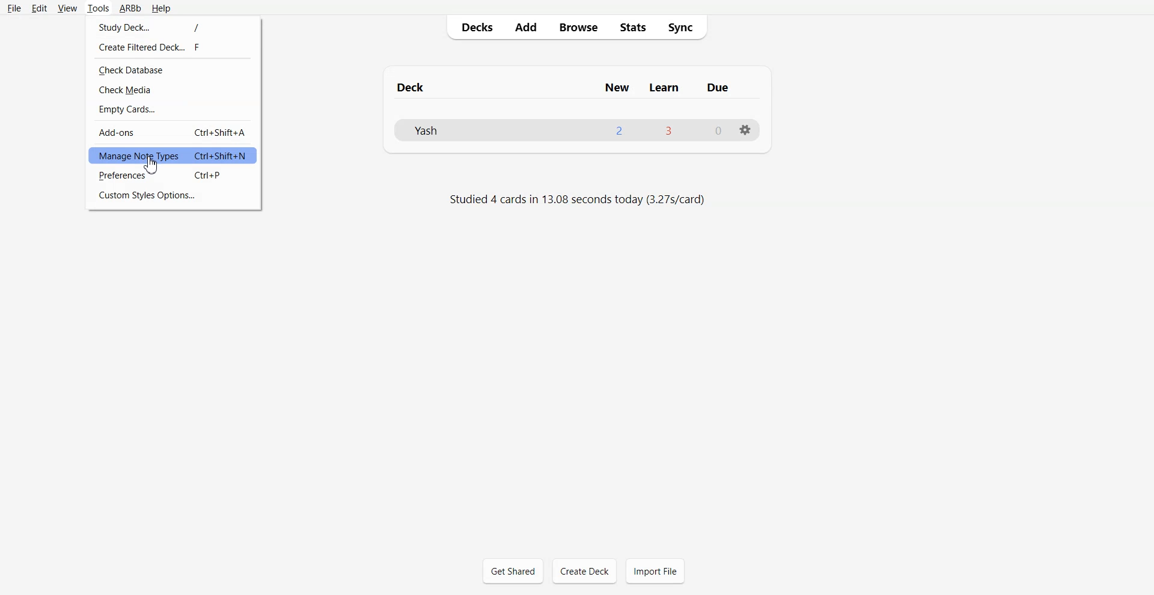 This screenshot has width=1154, height=595. What do you see at coordinates (578, 130) in the screenshot?
I see `Deck File` at bounding box center [578, 130].